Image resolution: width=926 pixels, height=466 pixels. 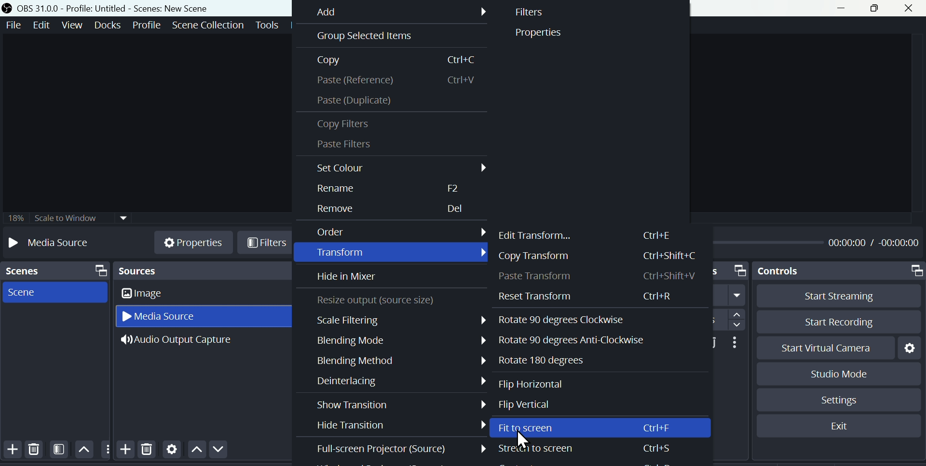 What do you see at coordinates (910, 347) in the screenshot?
I see `Settings` at bounding box center [910, 347].